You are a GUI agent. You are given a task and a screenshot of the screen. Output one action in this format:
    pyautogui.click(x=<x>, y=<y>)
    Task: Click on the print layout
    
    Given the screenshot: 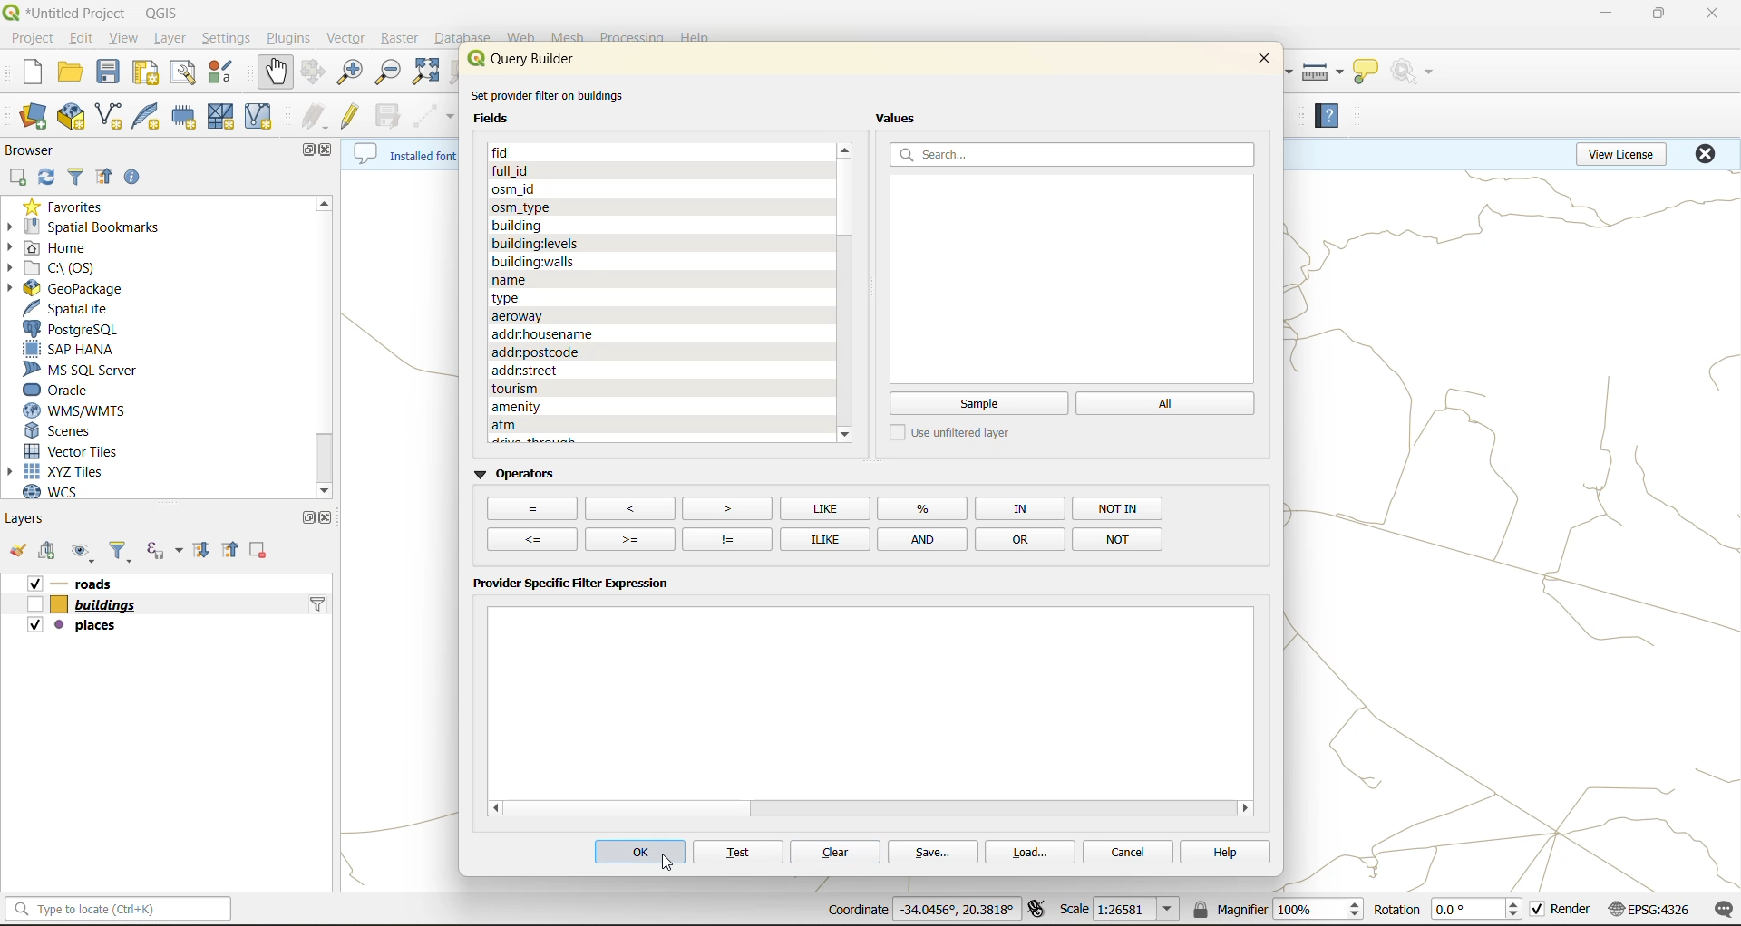 What is the action you would take?
    pyautogui.click(x=151, y=75)
    